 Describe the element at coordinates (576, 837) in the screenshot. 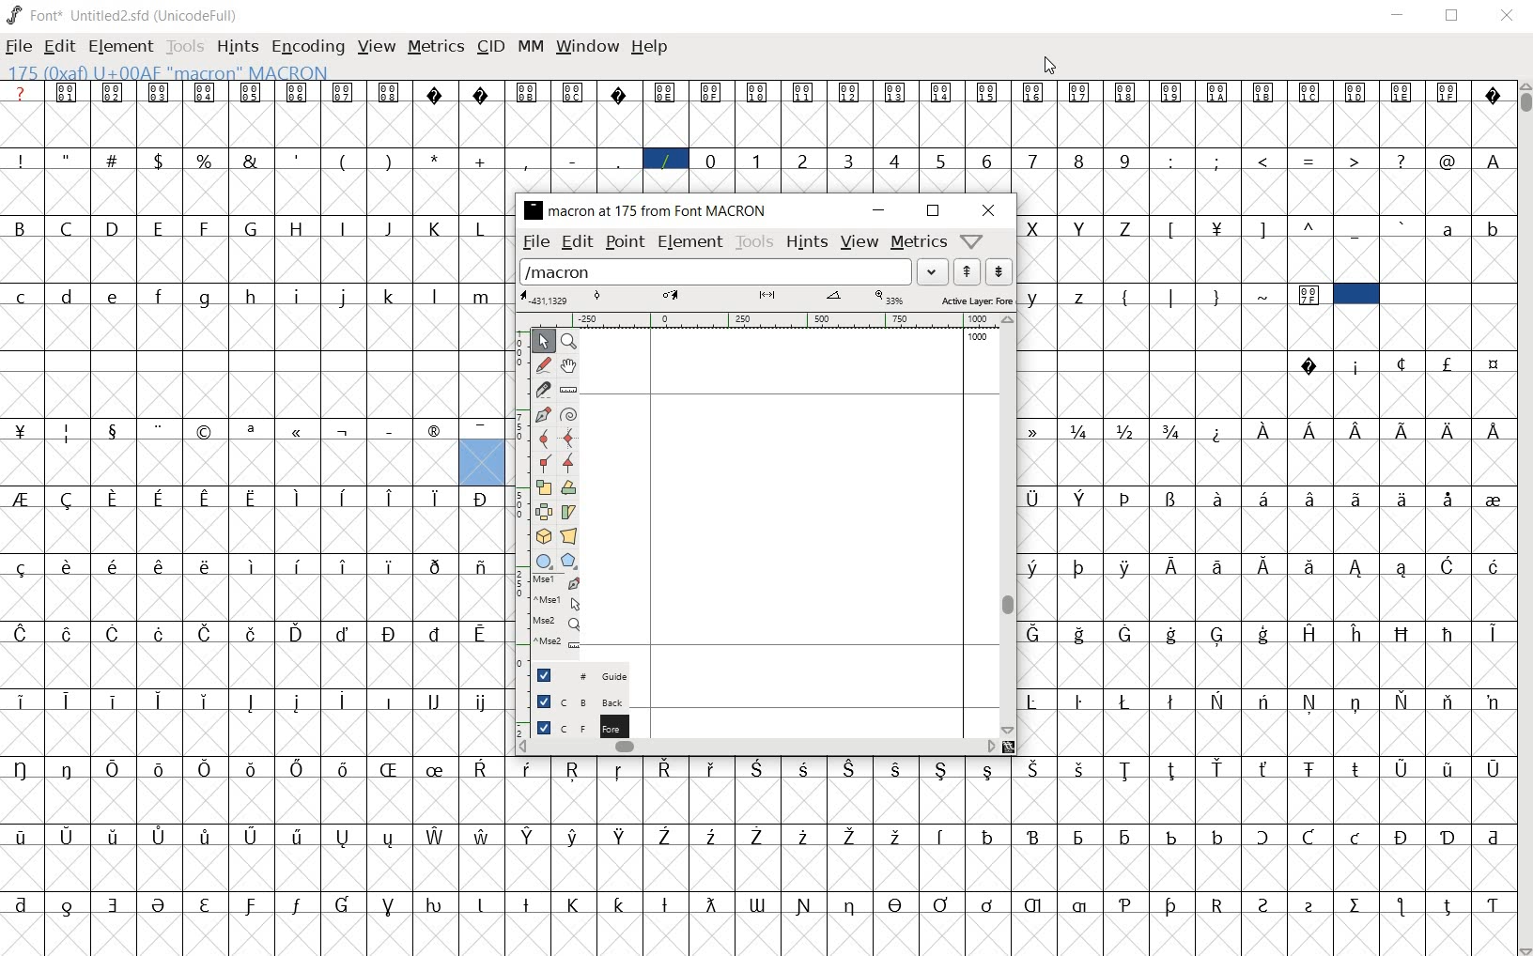

I see `Symbol` at that location.